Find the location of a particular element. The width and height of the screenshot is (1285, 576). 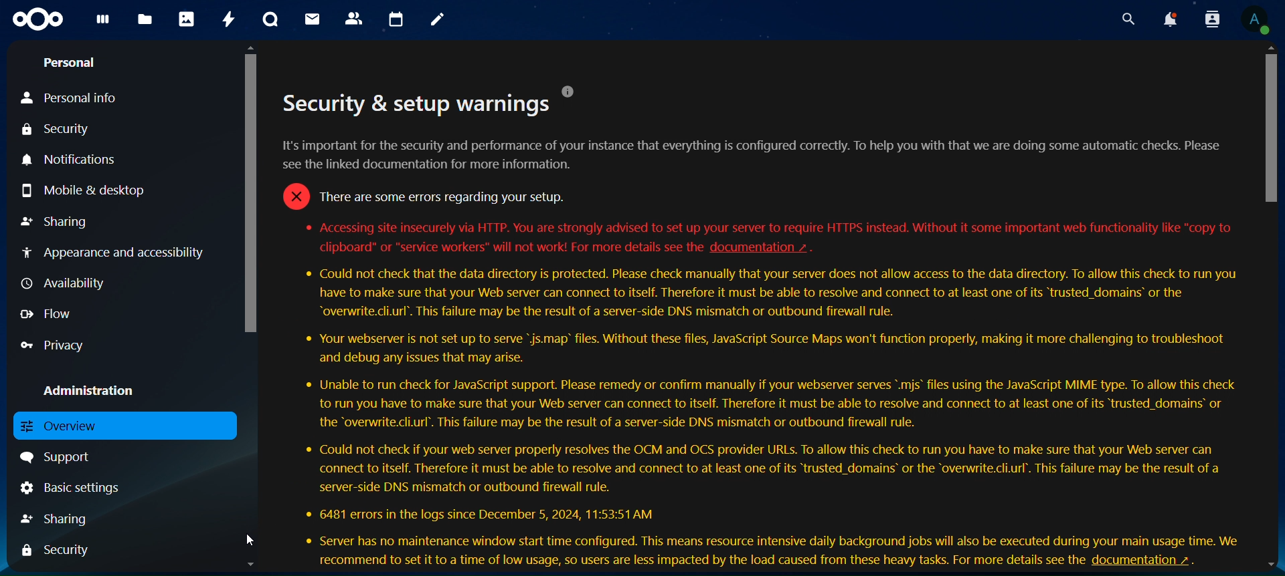

security is located at coordinates (59, 130).